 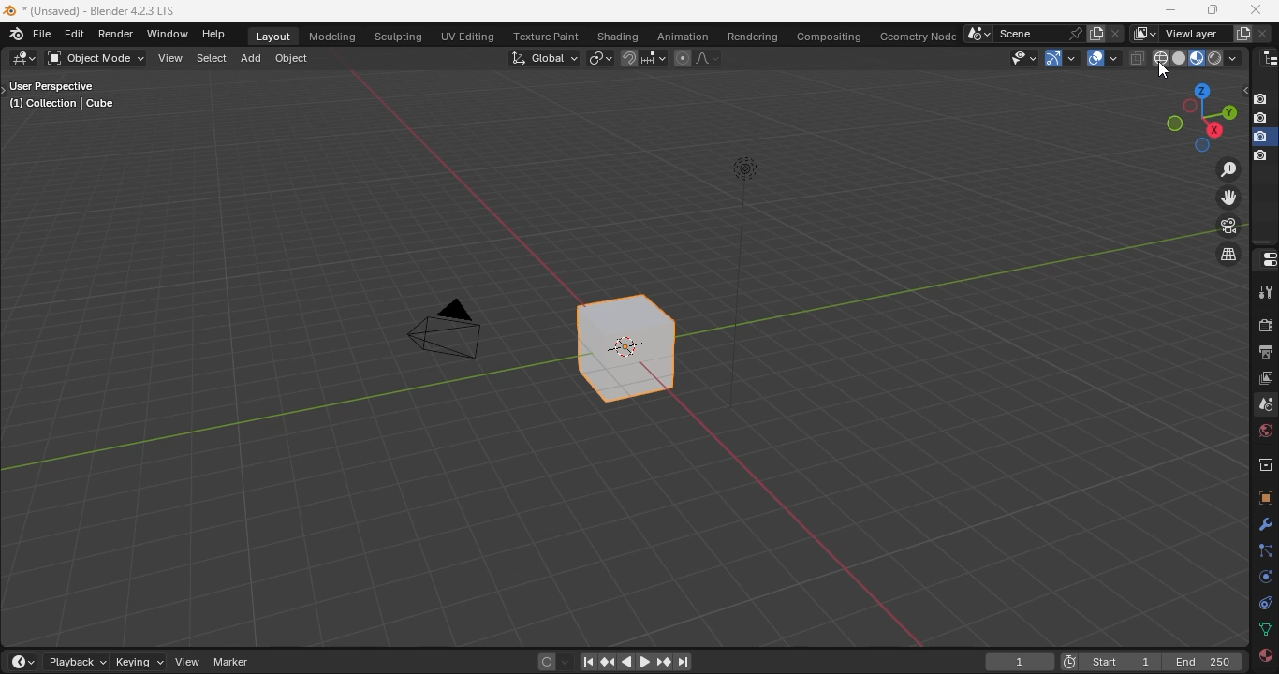 What do you see at coordinates (1075, 33) in the screenshot?
I see `pin scene` at bounding box center [1075, 33].